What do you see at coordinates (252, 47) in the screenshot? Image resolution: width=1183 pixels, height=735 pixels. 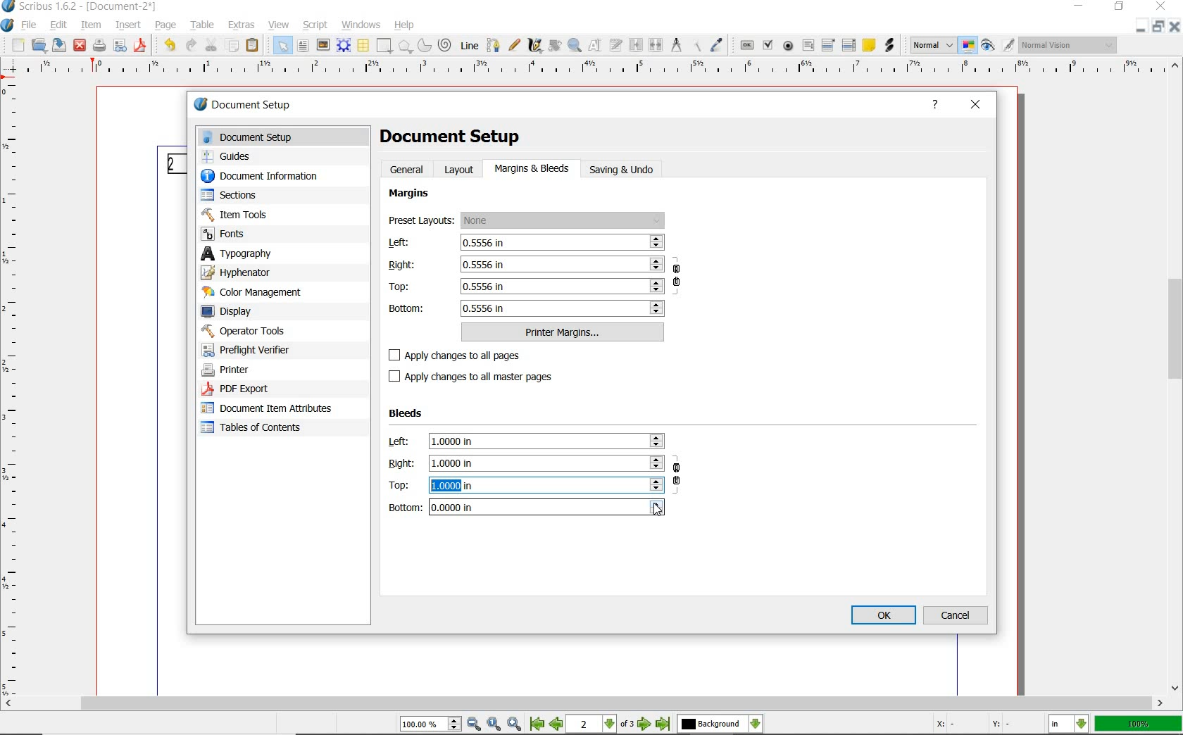 I see `paste` at bounding box center [252, 47].